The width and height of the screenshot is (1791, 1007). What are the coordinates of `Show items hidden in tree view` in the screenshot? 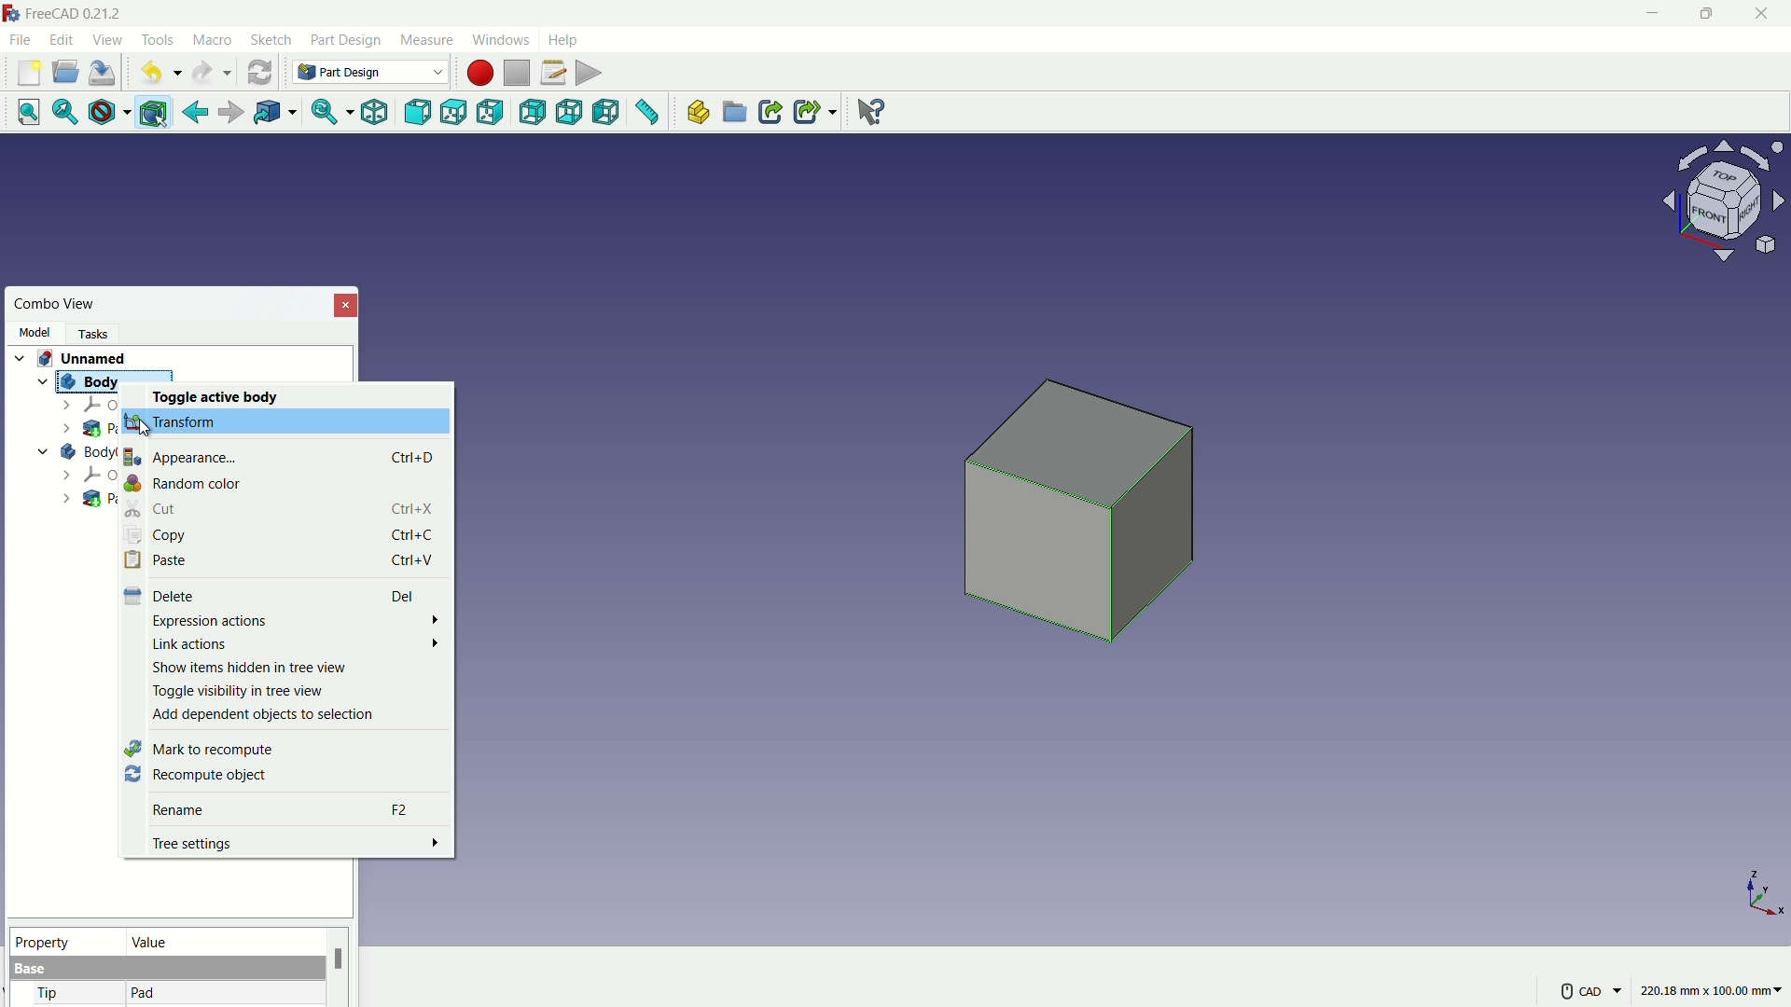 It's located at (248, 669).